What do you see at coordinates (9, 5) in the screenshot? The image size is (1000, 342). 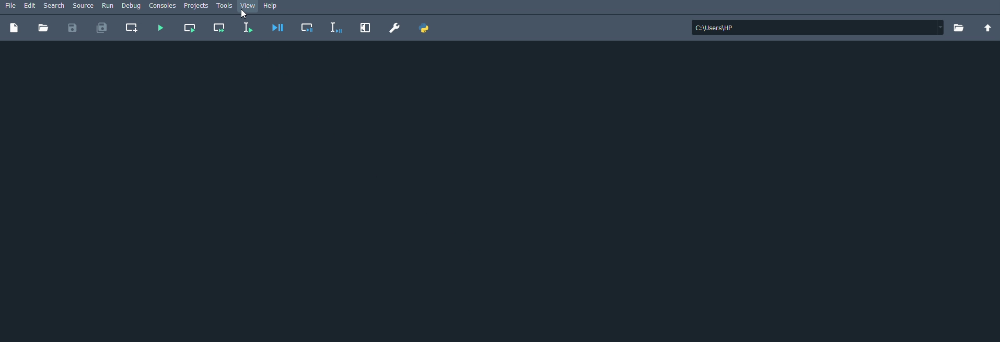 I see `File` at bounding box center [9, 5].